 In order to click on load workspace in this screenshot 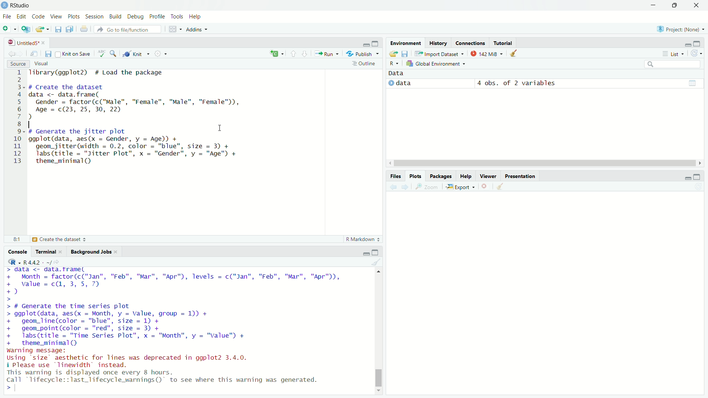, I will do `click(393, 54)`.